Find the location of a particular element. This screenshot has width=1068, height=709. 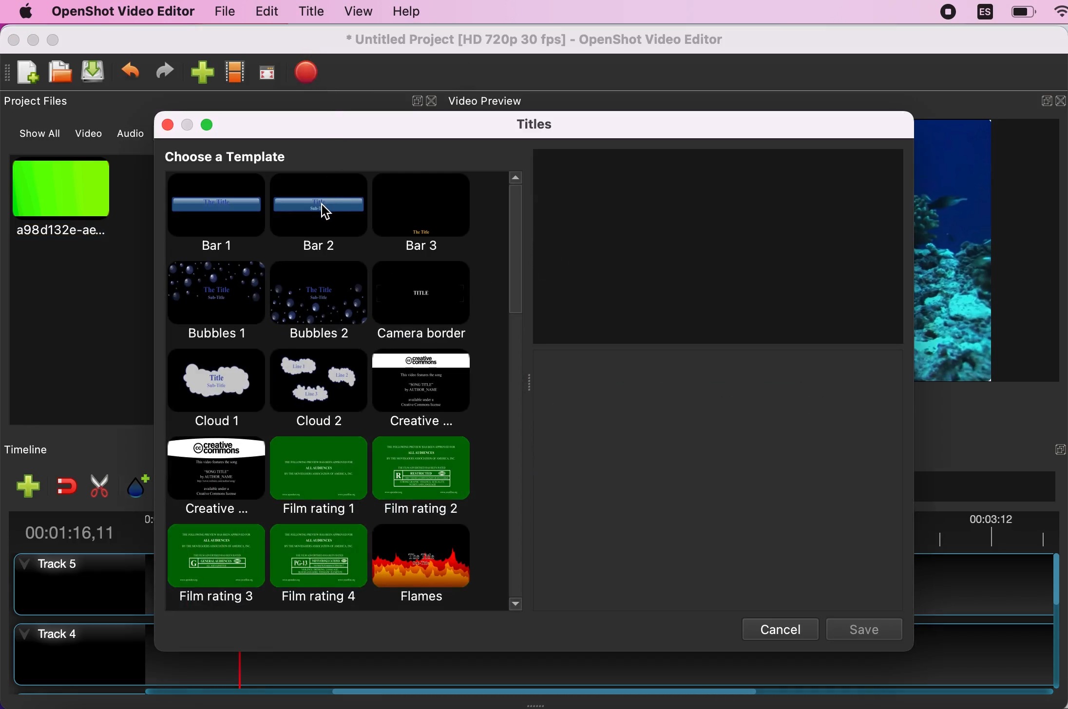

close is located at coordinates (166, 124).